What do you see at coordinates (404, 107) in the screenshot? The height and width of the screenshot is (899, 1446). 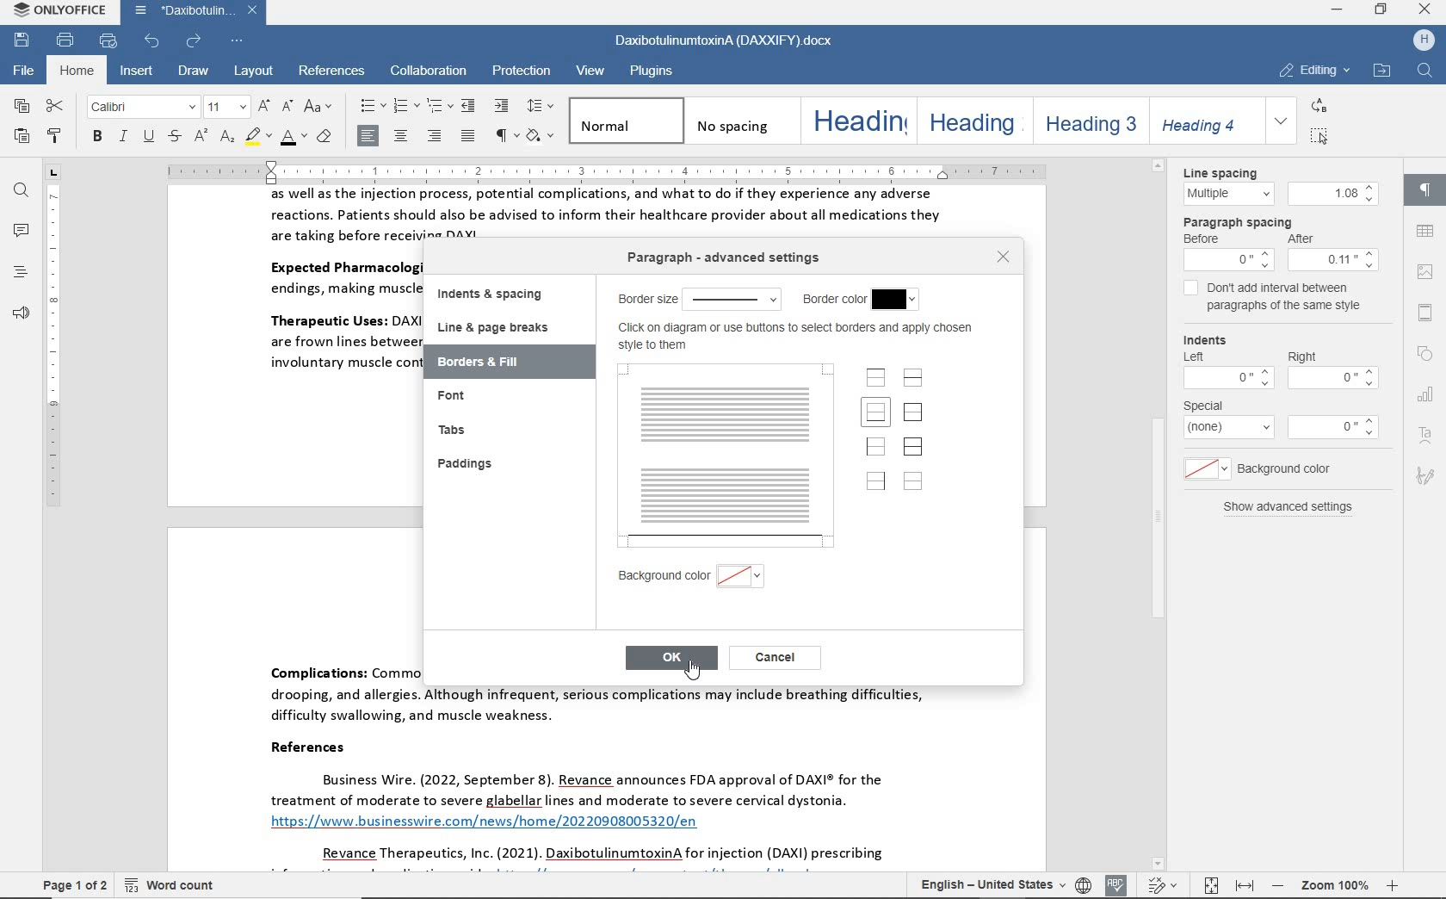 I see `numbering` at bounding box center [404, 107].